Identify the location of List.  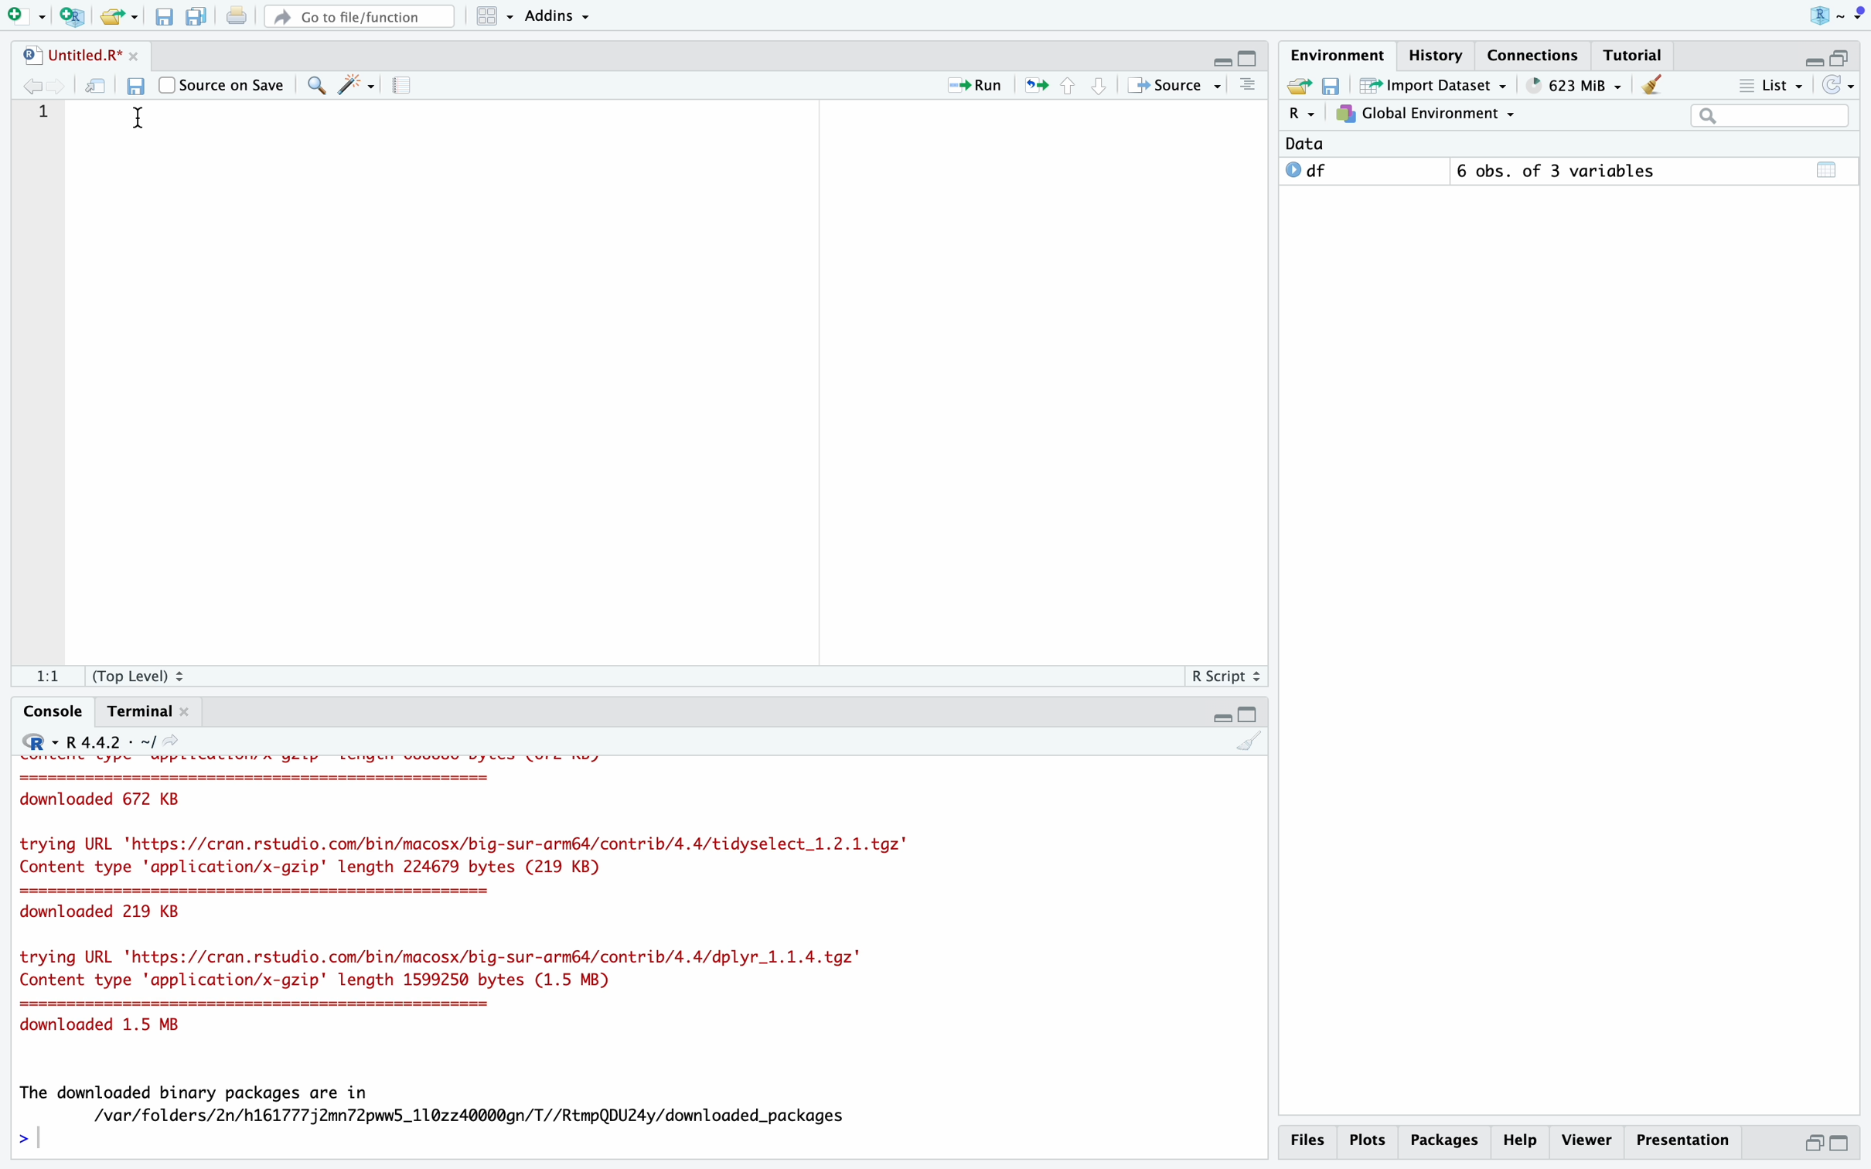
(1770, 84).